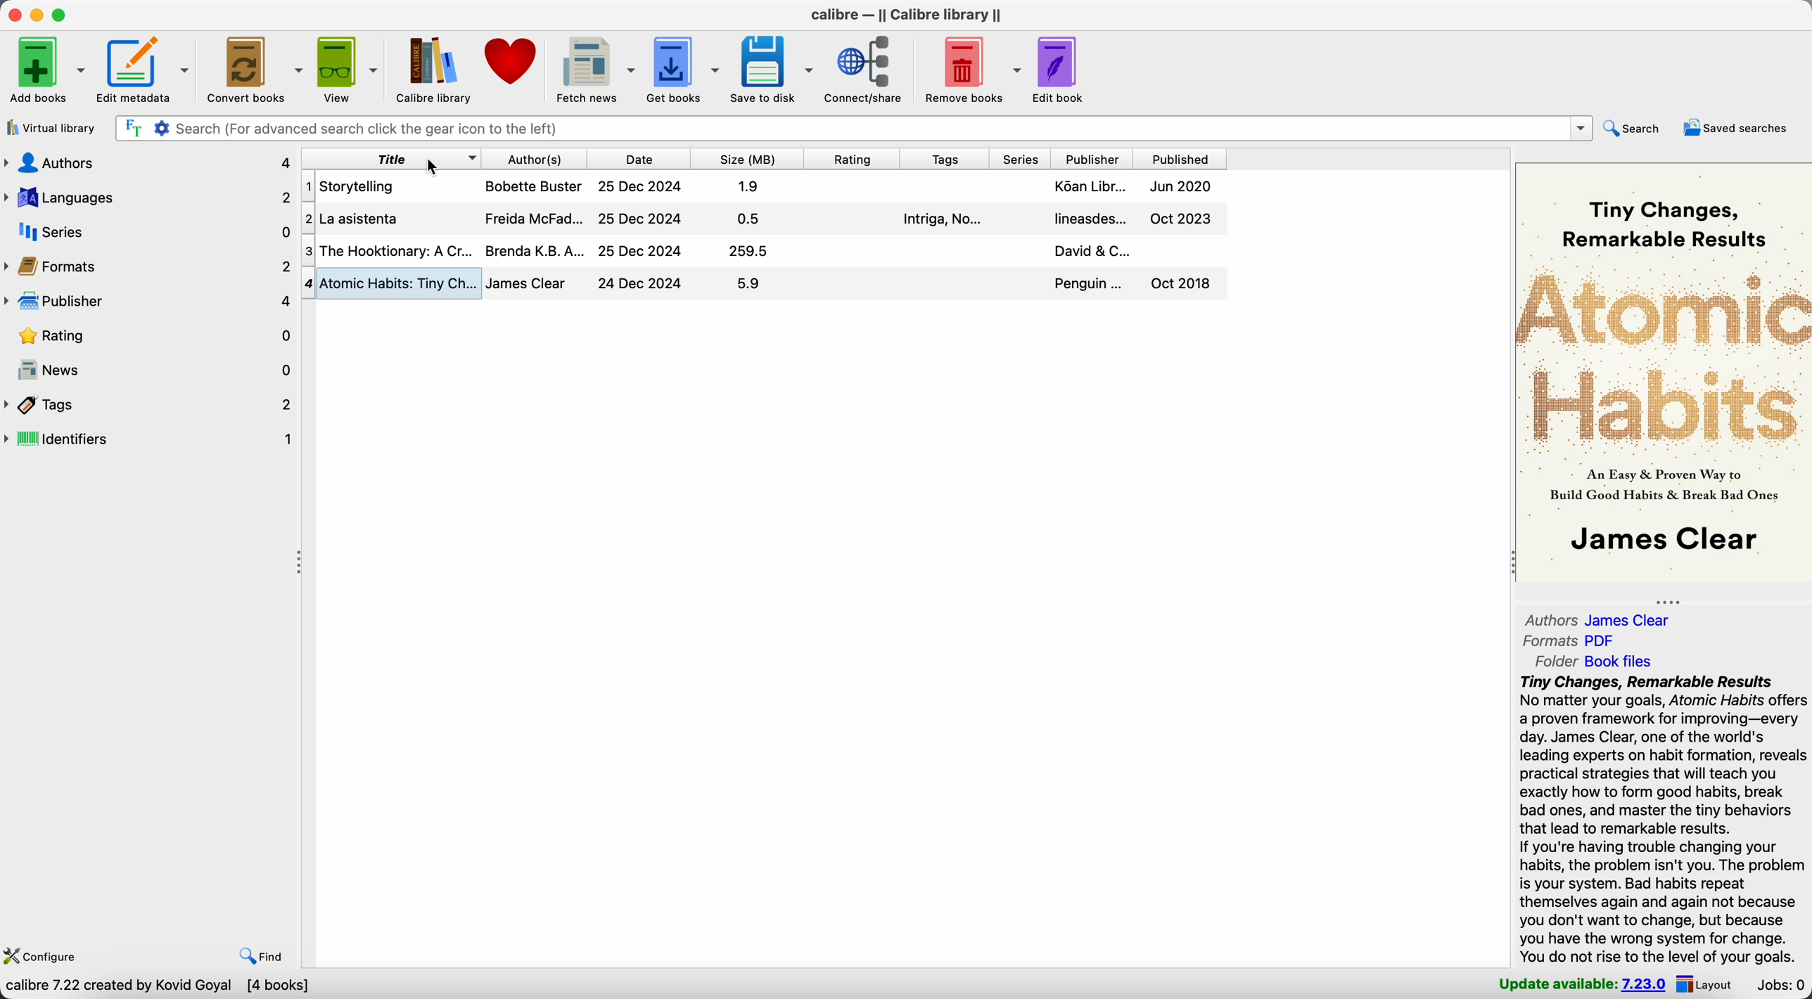 The height and width of the screenshot is (999, 1812). What do you see at coordinates (1737, 129) in the screenshot?
I see `saved searches` at bounding box center [1737, 129].